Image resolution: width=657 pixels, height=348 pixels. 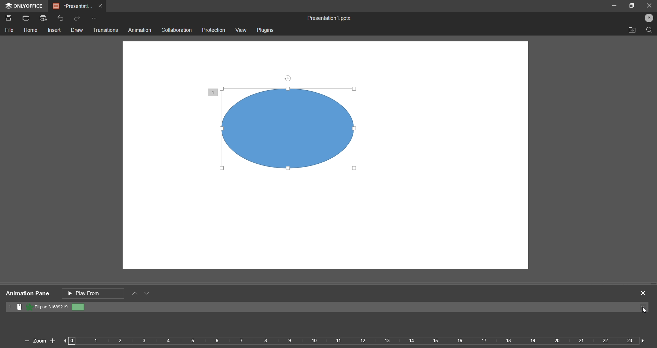 I want to click on insert, so click(x=54, y=31).